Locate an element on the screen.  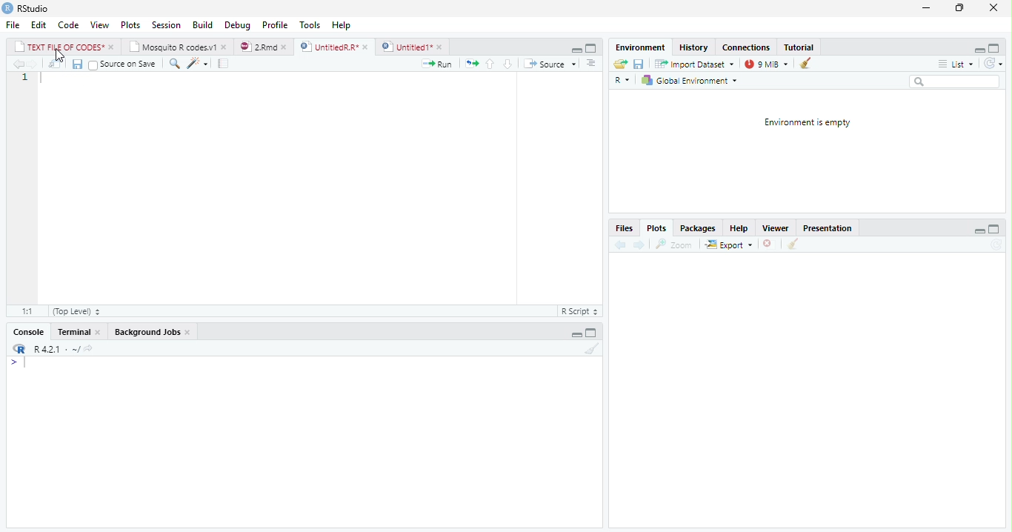
minimize is located at coordinates (925, 10).